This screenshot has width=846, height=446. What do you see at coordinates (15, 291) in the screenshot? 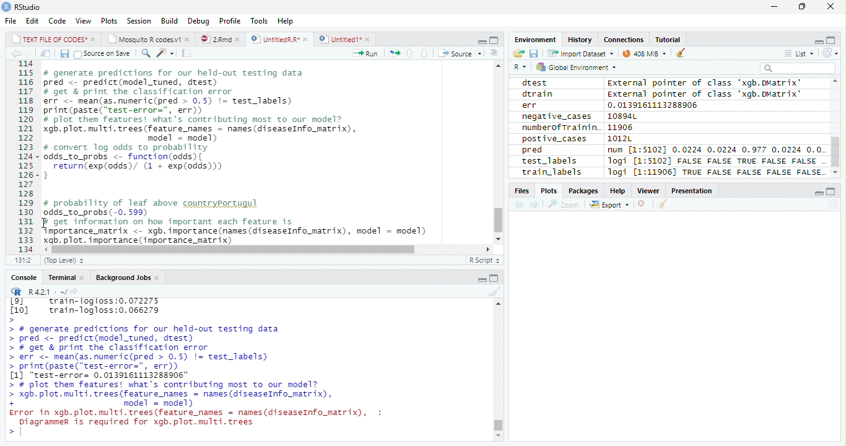
I see `R` at bounding box center [15, 291].